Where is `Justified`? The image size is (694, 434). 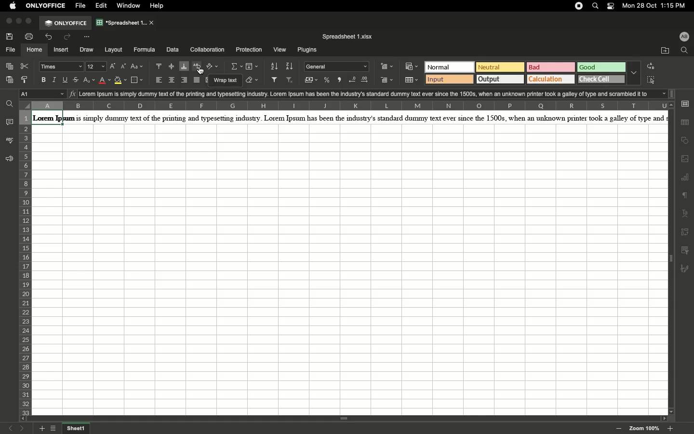 Justified is located at coordinates (199, 80).